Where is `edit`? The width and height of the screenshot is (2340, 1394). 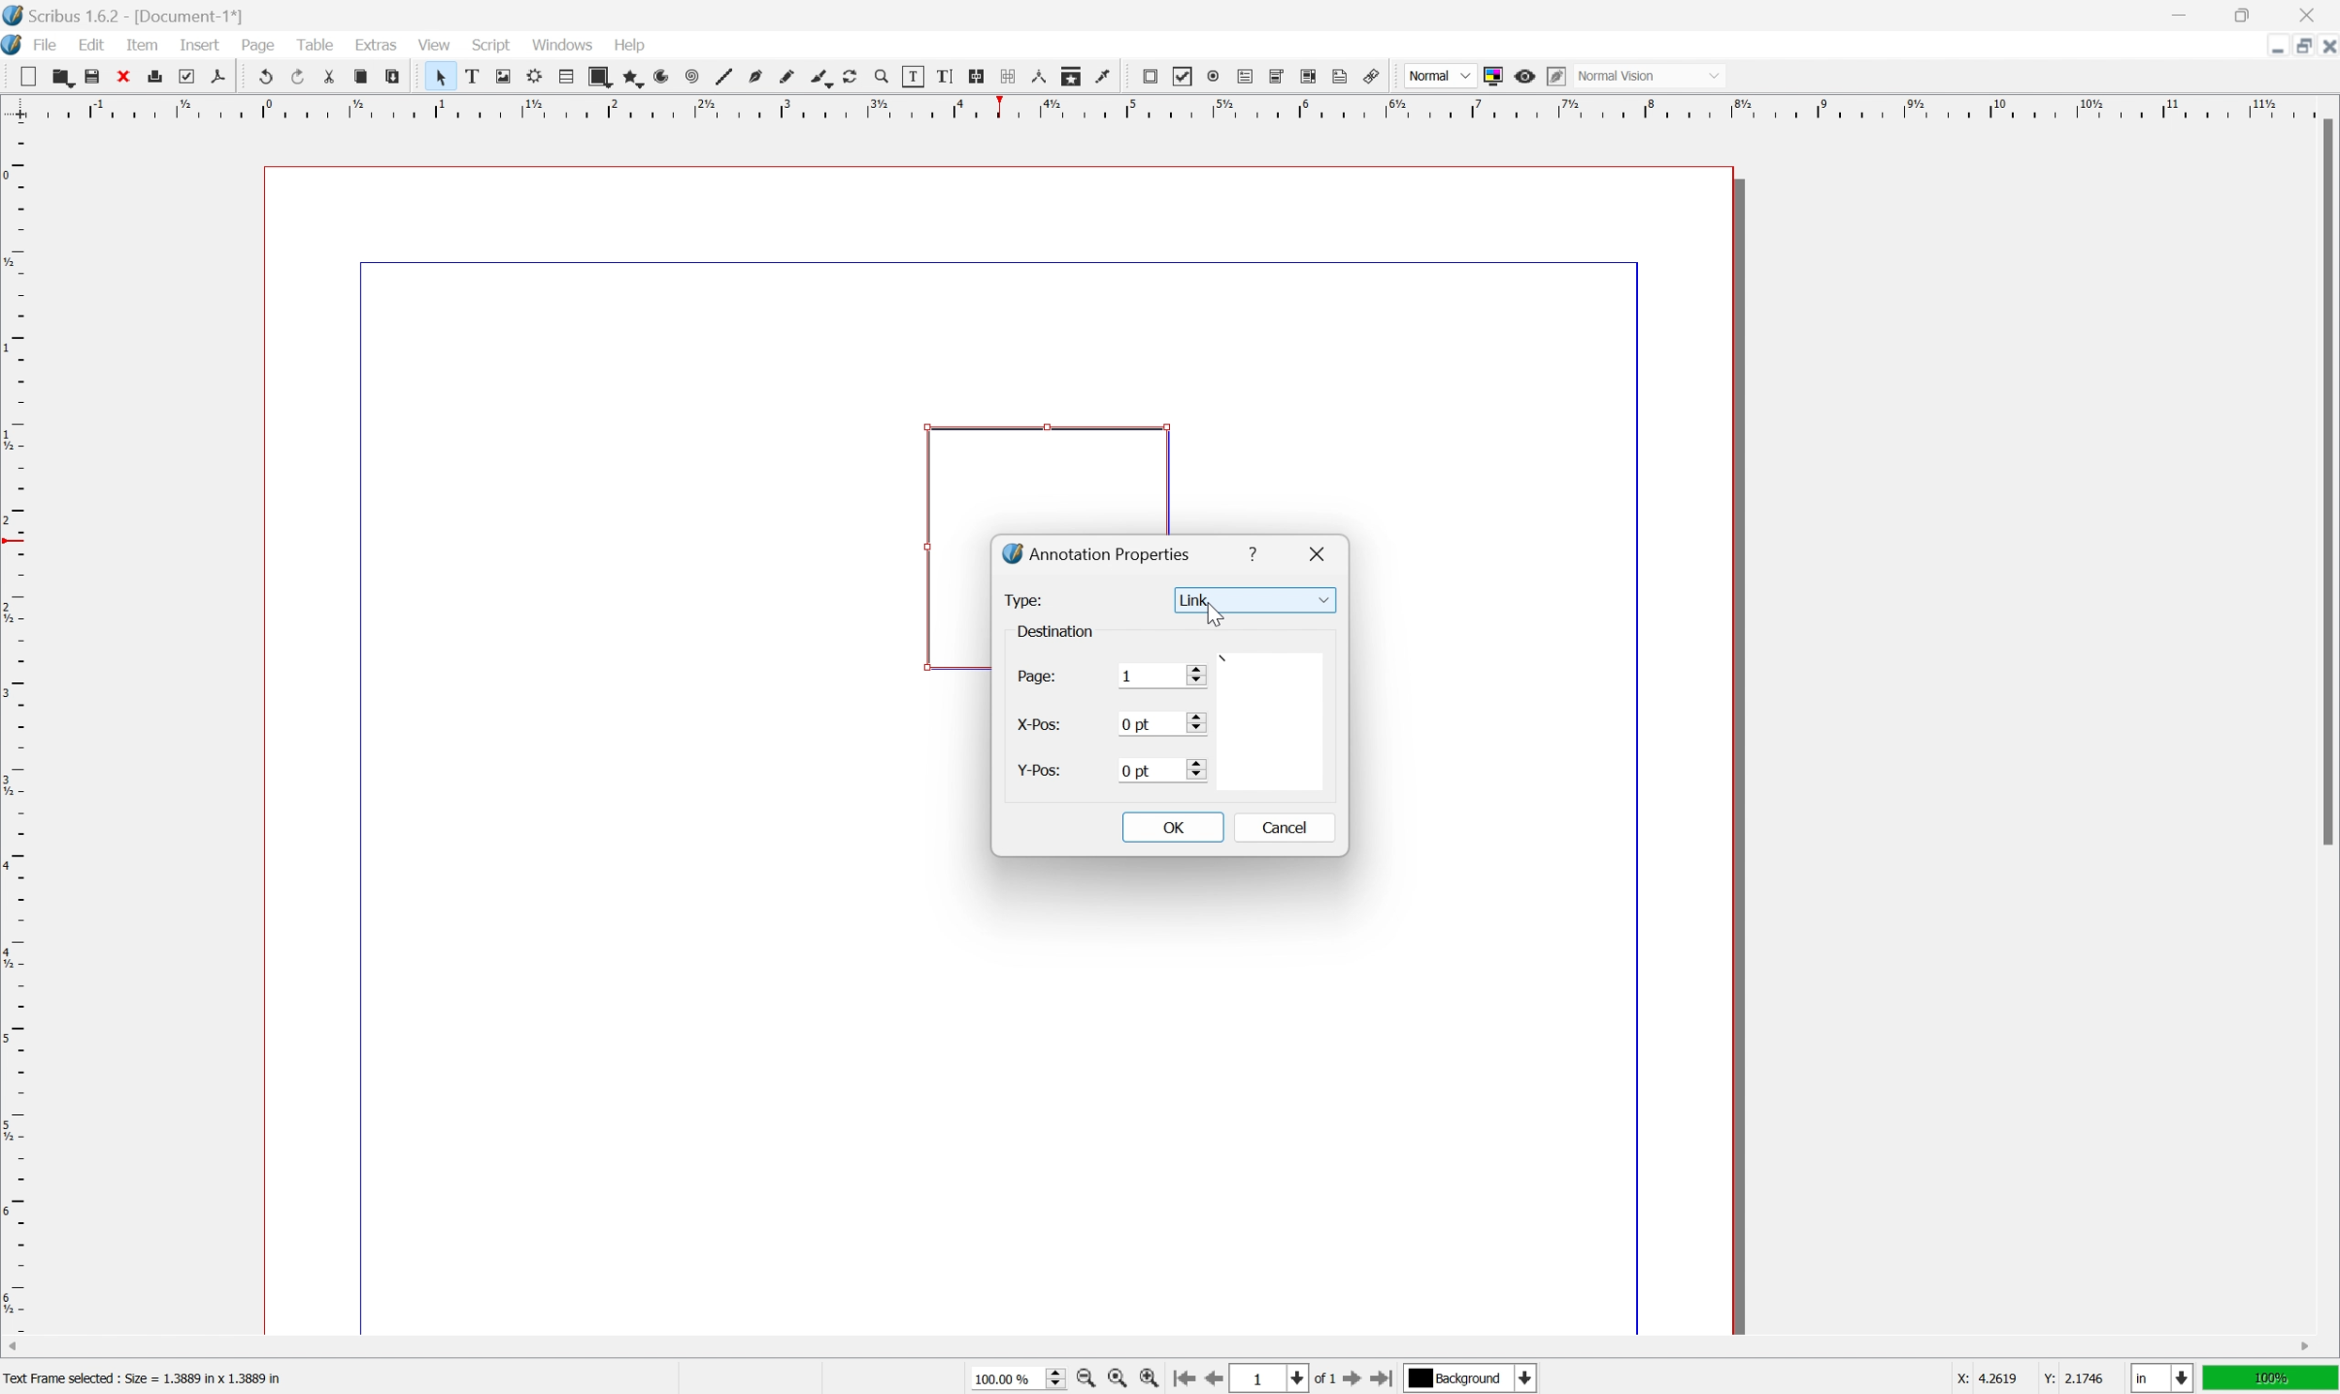
edit is located at coordinates (92, 44).